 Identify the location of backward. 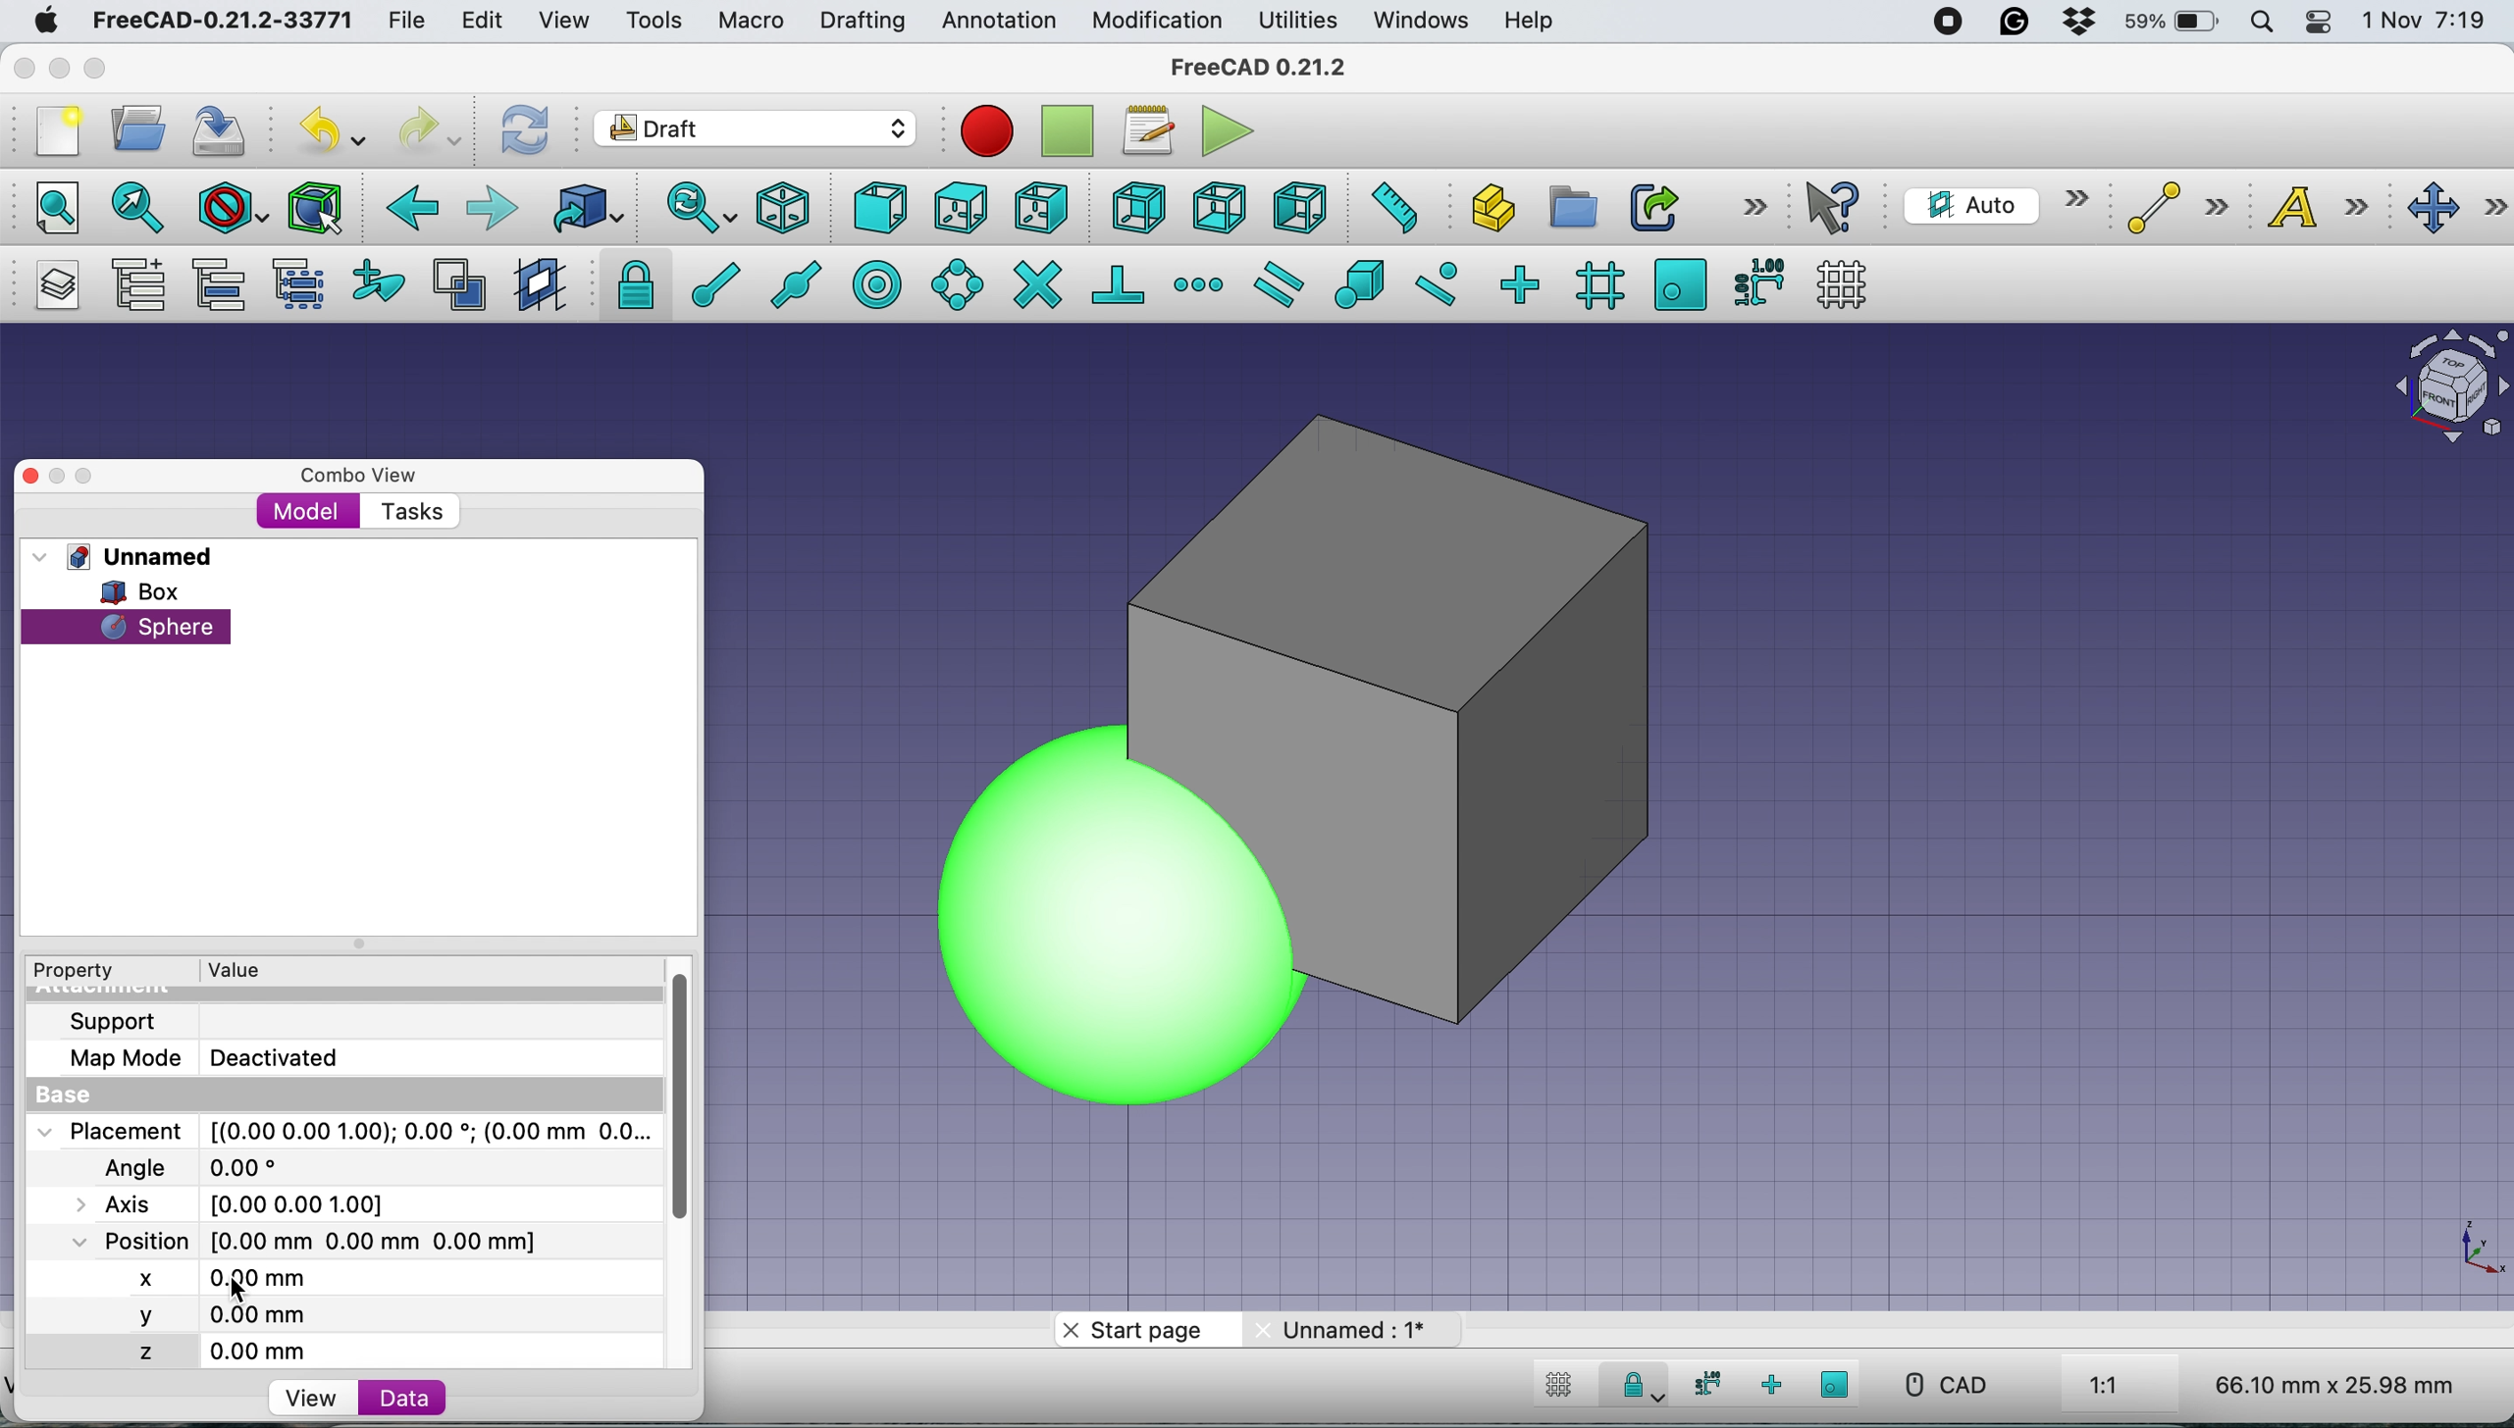
(407, 208).